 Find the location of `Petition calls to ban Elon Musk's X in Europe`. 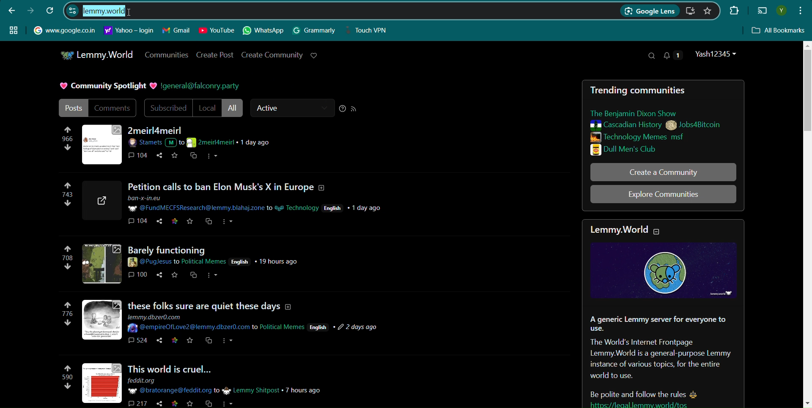

Petition calls to ban Elon Musk's X in Europe is located at coordinates (230, 188).